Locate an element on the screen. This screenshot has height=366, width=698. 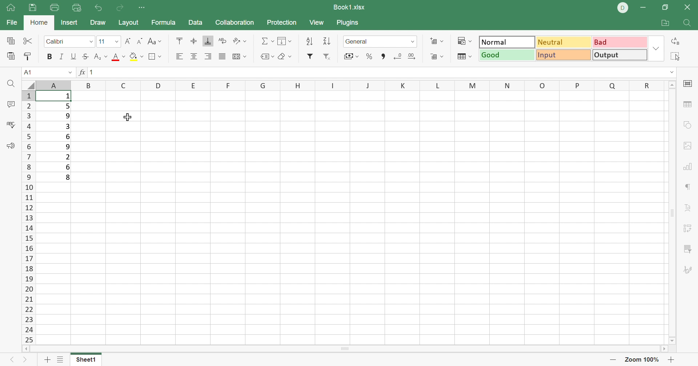
table settings is located at coordinates (689, 104).